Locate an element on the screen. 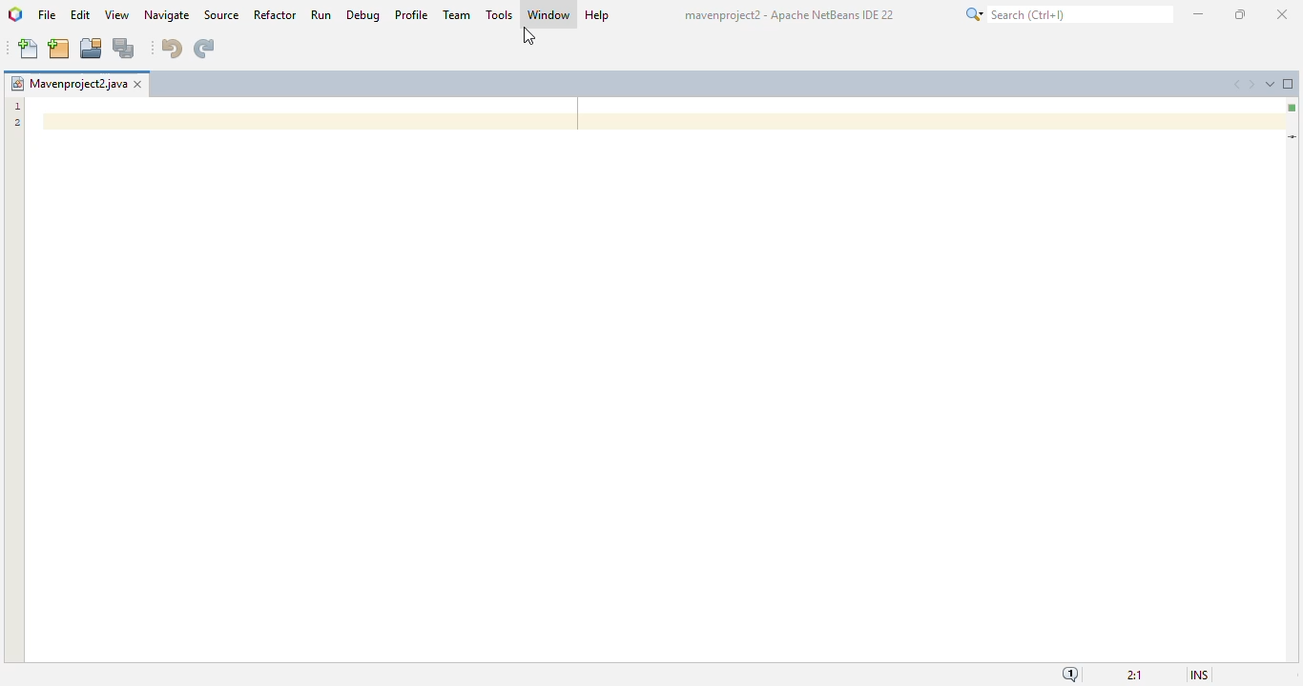  scroll documents right is located at coordinates (1252, 85).